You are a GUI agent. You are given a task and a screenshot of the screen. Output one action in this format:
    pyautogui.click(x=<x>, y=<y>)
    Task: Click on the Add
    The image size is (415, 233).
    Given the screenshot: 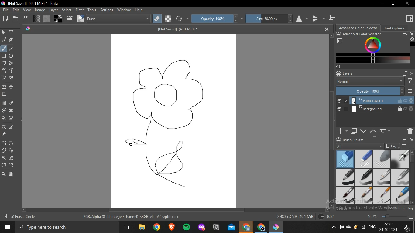 What is the action you would take?
    pyautogui.click(x=341, y=129)
    